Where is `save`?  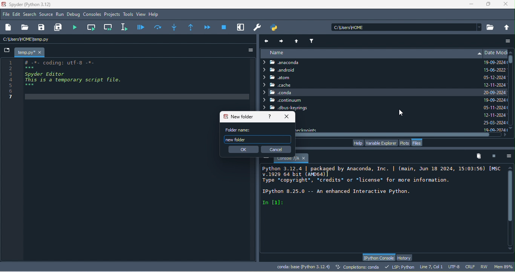 save is located at coordinates (42, 28).